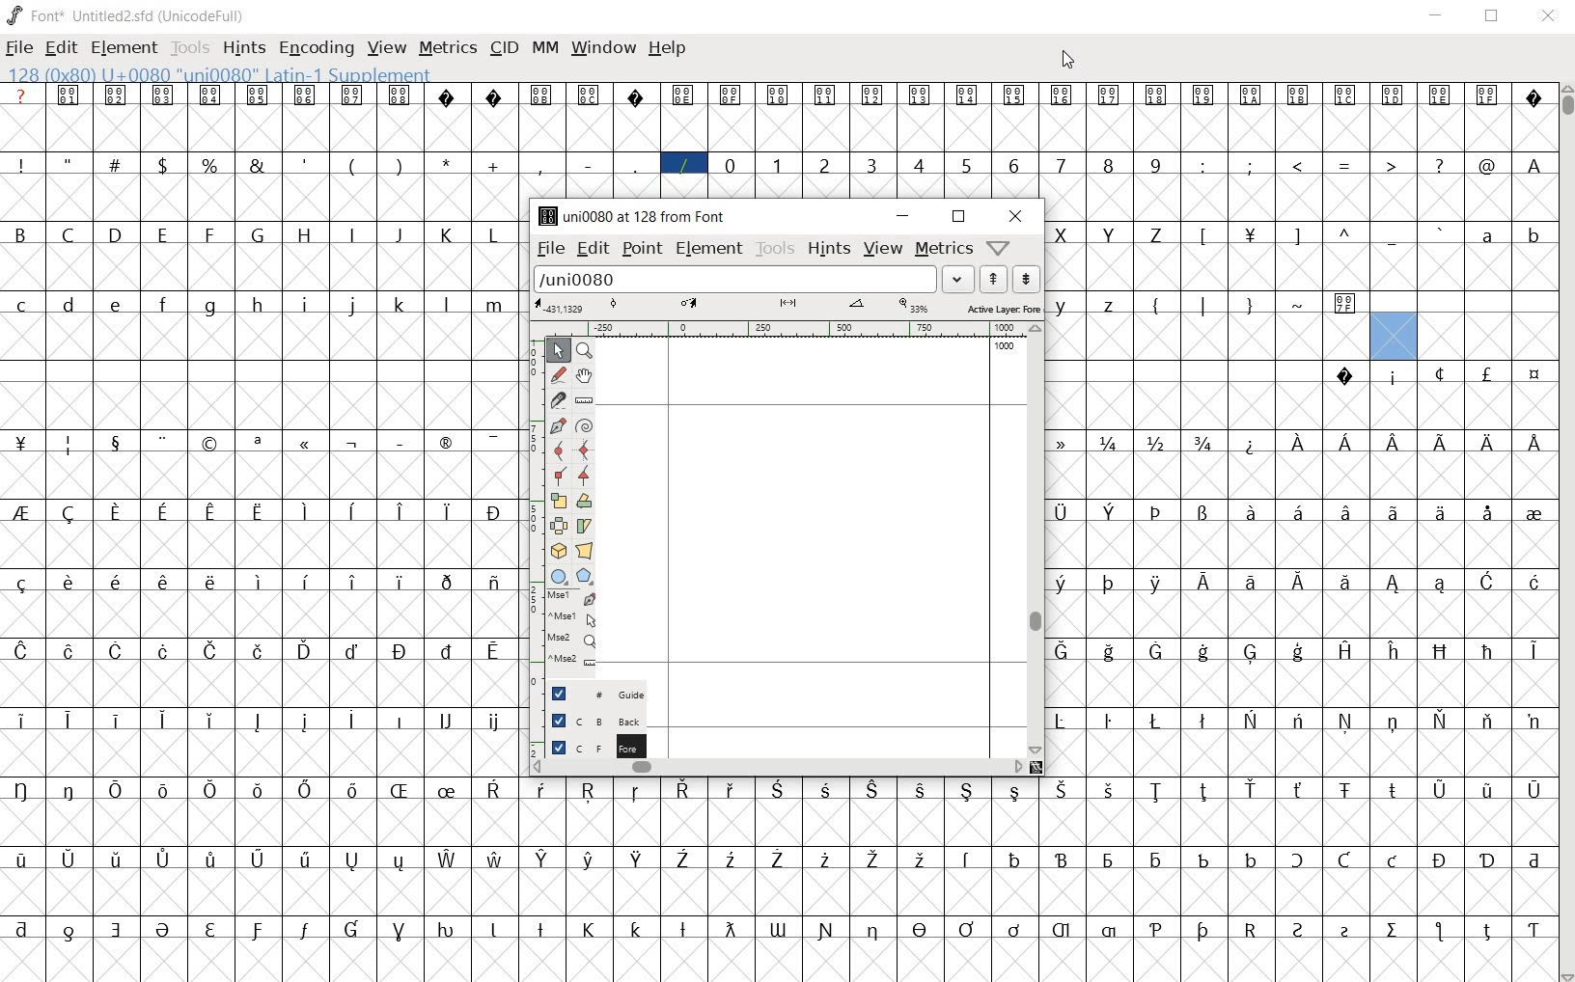  I want to click on glyph, so click(1016, 859).